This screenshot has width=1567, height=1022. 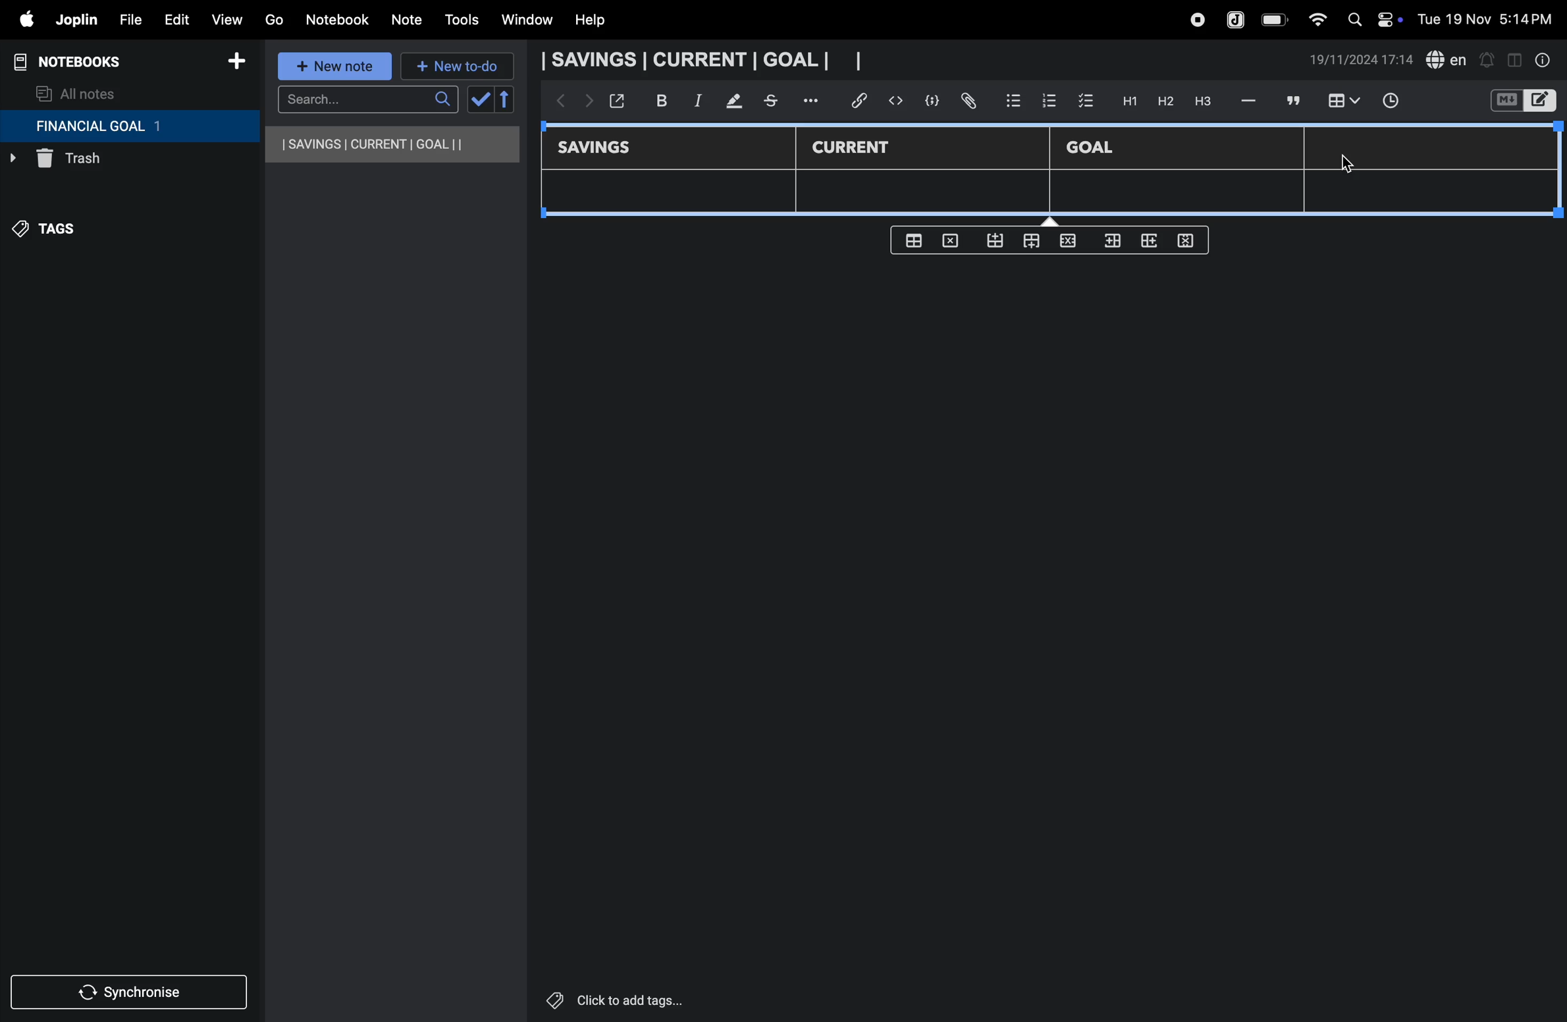 What do you see at coordinates (129, 126) in the screenshot?
I see `financial goal` at bounding box center [129, 126].